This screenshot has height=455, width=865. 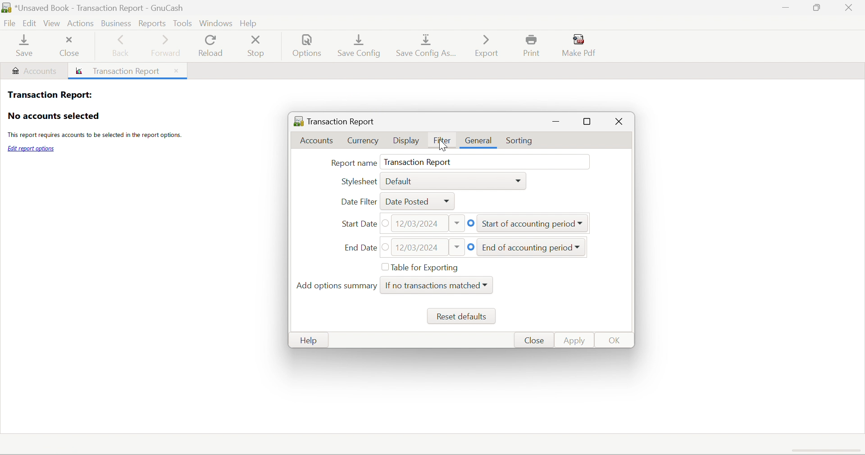 What do you see at coordinates (427, 267) in the screenshot?
I see `Table for Exporting` at bounding box center [427, 267].